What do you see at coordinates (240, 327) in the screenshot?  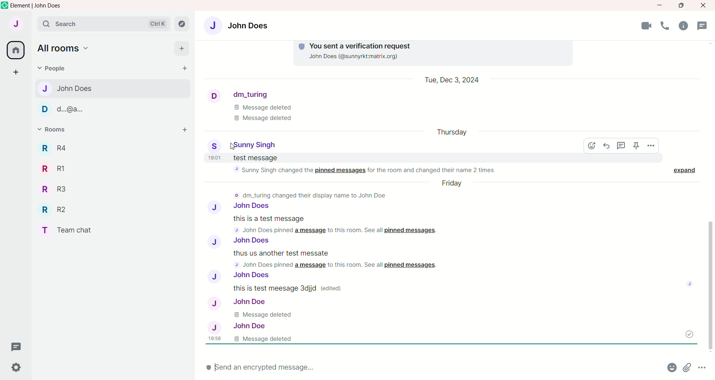 I see `John doe` at bounding box center [240, 327].